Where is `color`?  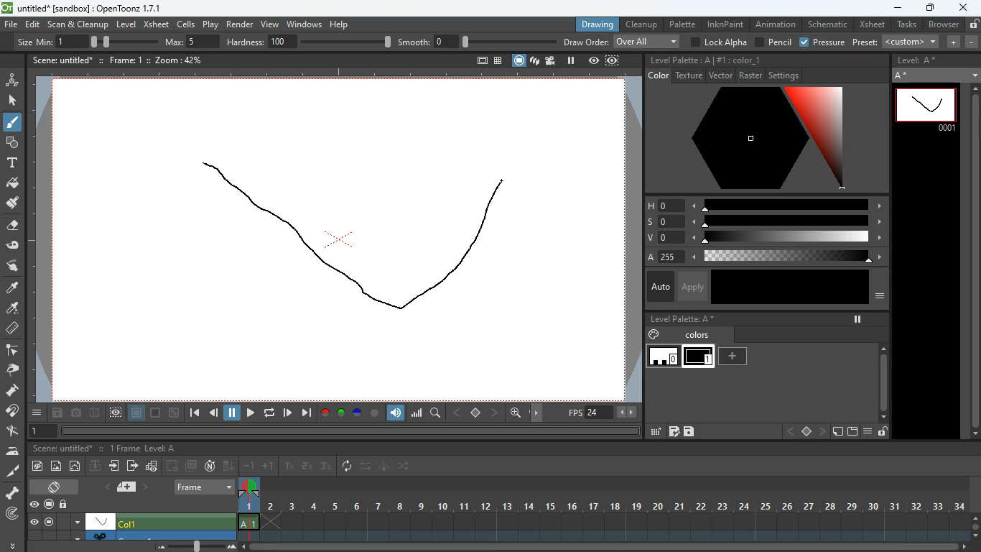
color is located at coordinates (659, 75).